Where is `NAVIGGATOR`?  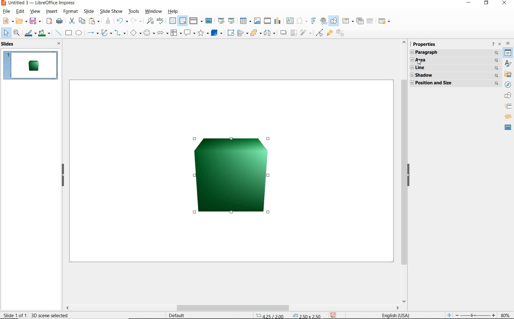
NAVIGGATOR is located at coordinates (508, 85).